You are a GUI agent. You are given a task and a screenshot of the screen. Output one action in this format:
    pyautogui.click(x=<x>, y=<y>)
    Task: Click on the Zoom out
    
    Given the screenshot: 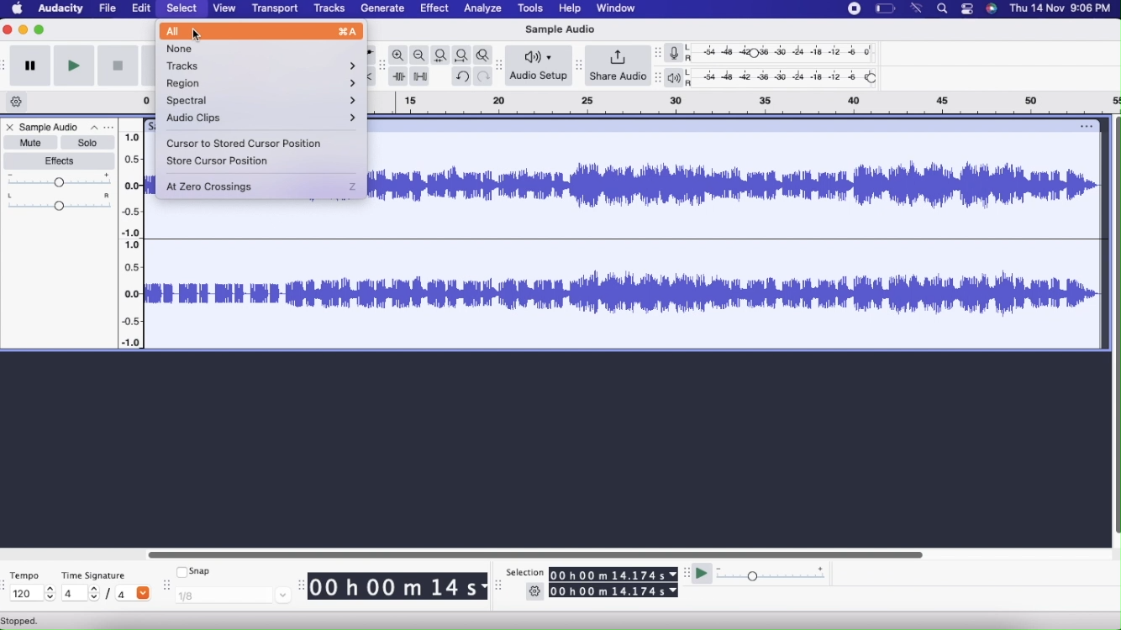 What is the action you would take?
    pyautogui.click(x=420, y=55)
    